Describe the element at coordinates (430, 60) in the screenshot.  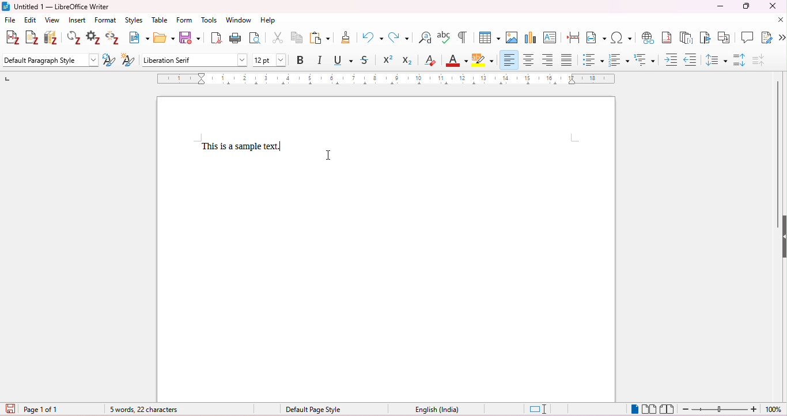
I see `clear direct formatting` at that location.